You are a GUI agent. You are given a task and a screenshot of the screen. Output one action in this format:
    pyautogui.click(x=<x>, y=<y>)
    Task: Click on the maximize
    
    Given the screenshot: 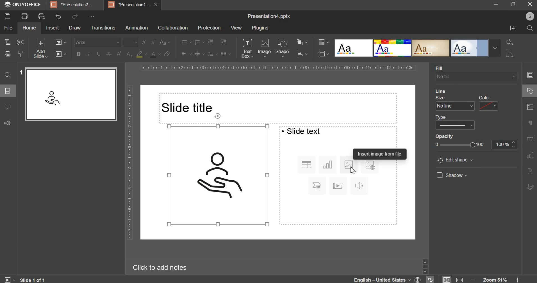 What is the action you would take?
    pyautogui.click(x=514, y=4)
    